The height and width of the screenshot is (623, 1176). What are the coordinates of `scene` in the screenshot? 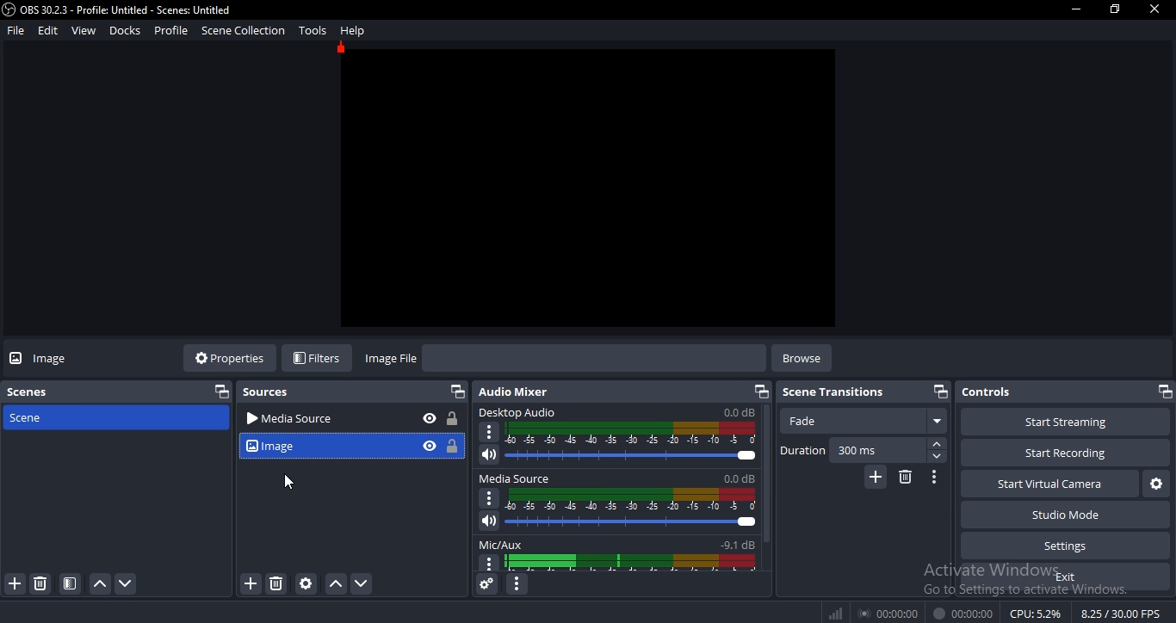 It's located at (28, 392).